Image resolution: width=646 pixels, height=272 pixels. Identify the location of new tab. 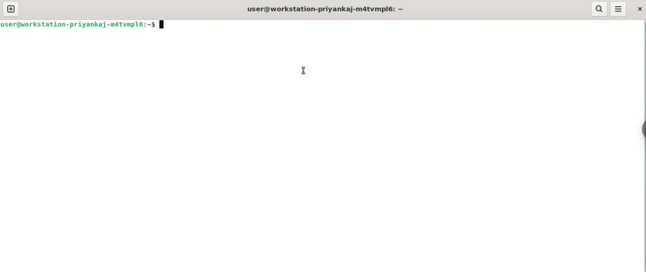
(11, 9).